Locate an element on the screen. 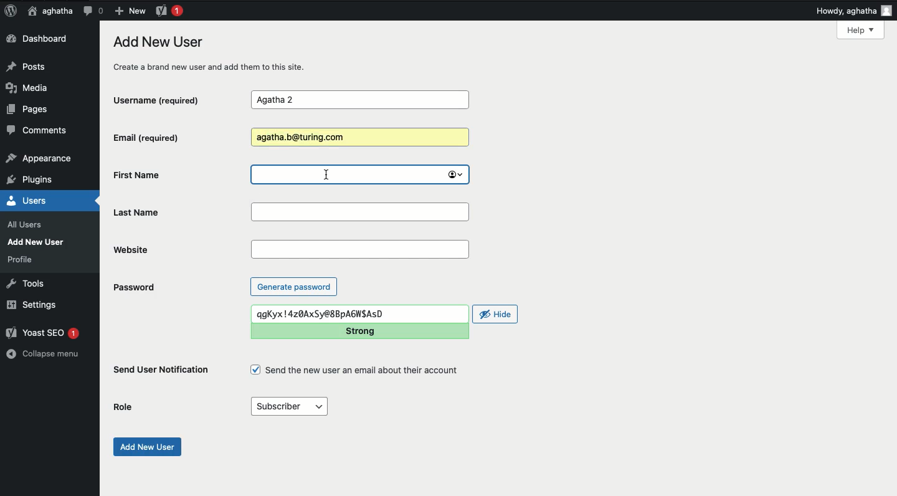 The height and width of the screenshot is (496, 897). Add New User is located at coordinates (38, 242).